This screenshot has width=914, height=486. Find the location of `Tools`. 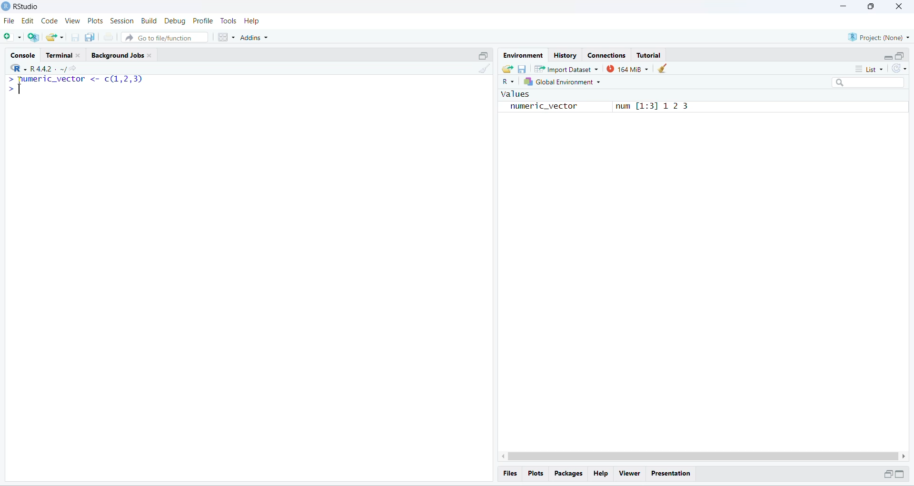

Tools is located at coordinates (228, 21).